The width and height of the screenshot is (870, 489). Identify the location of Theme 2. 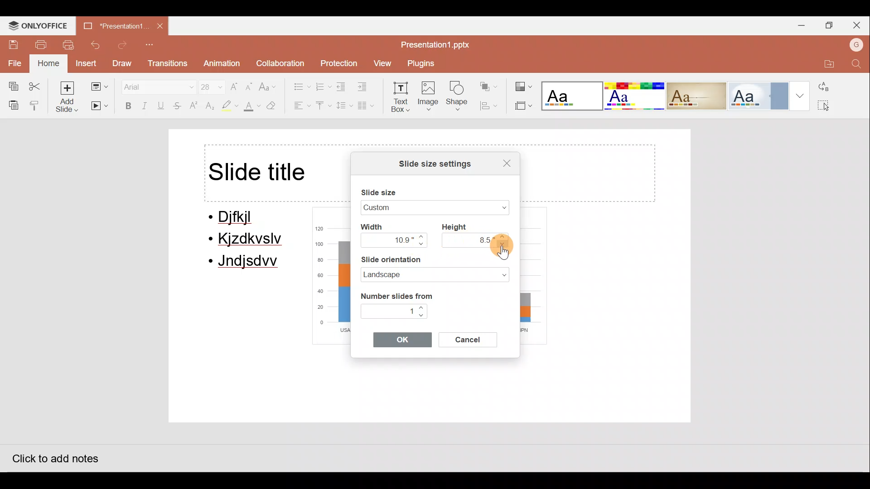
(636, 96).